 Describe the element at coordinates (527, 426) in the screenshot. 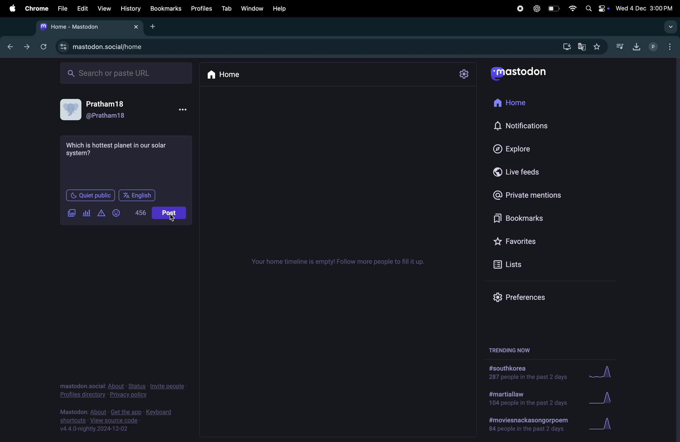

I see `#movies and poem` at that location.